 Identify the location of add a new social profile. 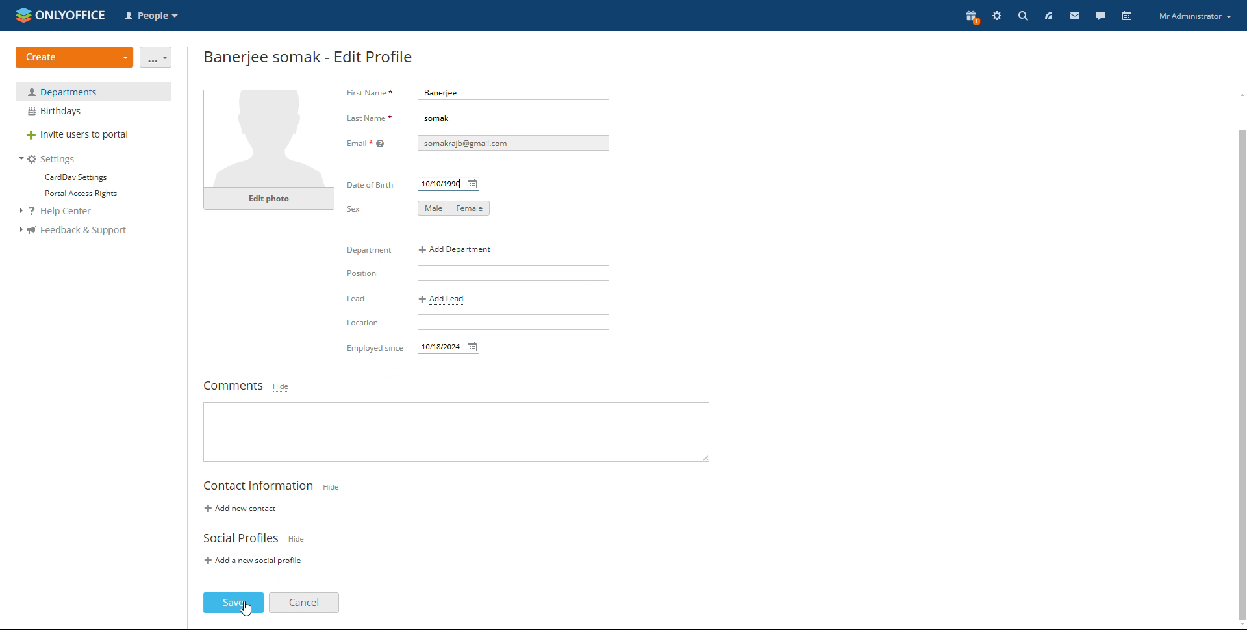
(256, 559).